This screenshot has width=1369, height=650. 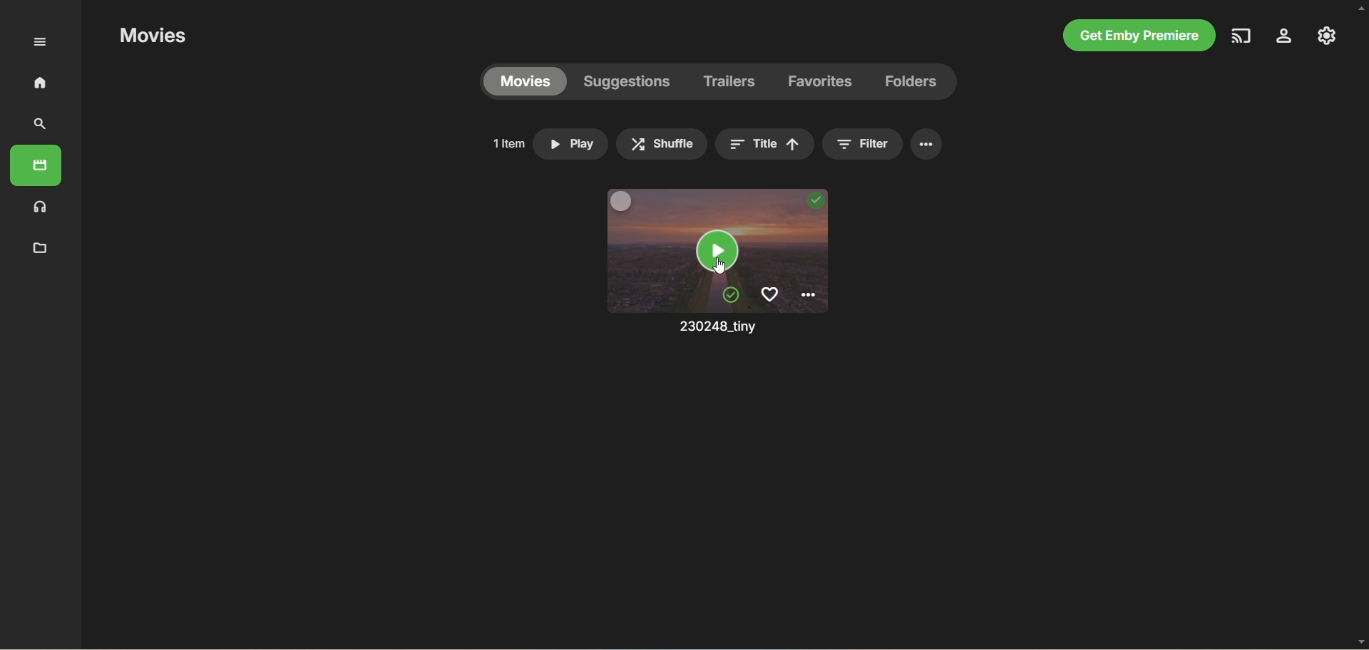 I want to click on settings, so click(x=1287, y=36).